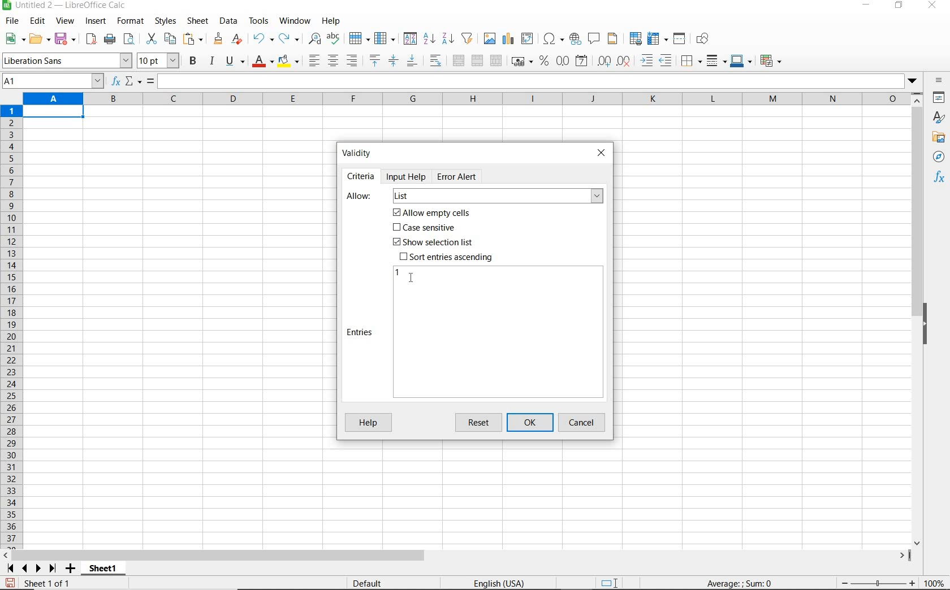 The height and width of the screenshot is (590, 950). What do you see at coordinates (563, 60) in the screenshot?
I see `format as number` at bounding box center [563, 60].